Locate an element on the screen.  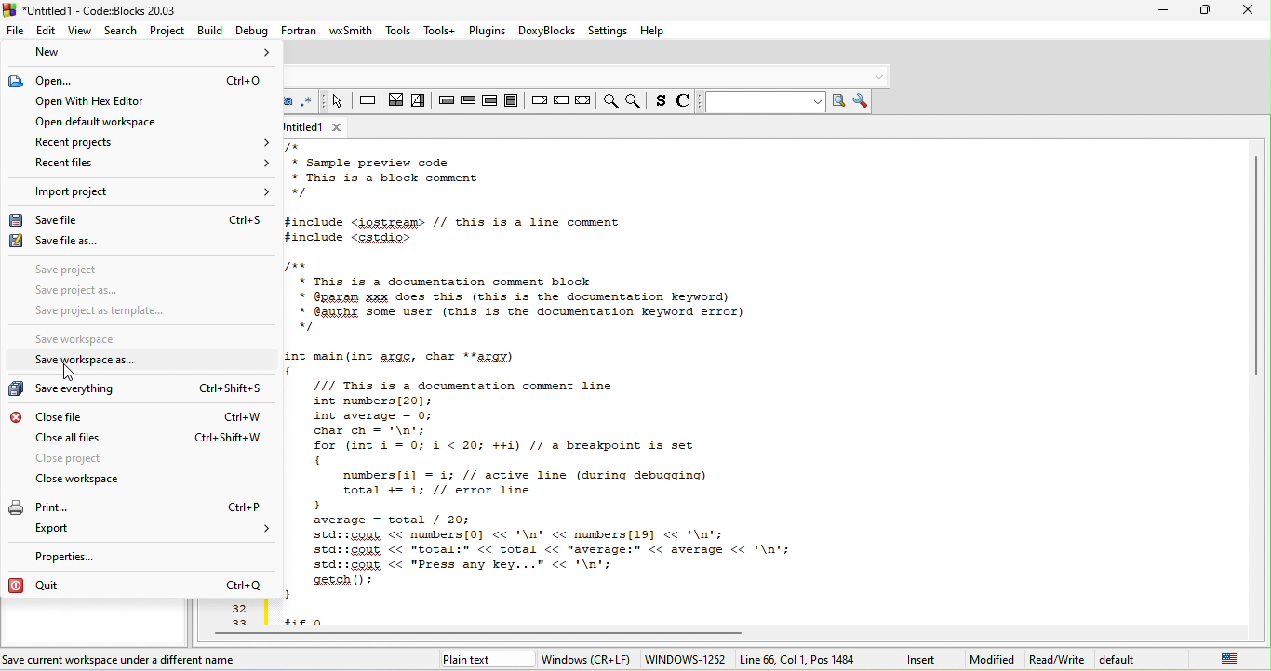
export is located at coordinates (153, 531).